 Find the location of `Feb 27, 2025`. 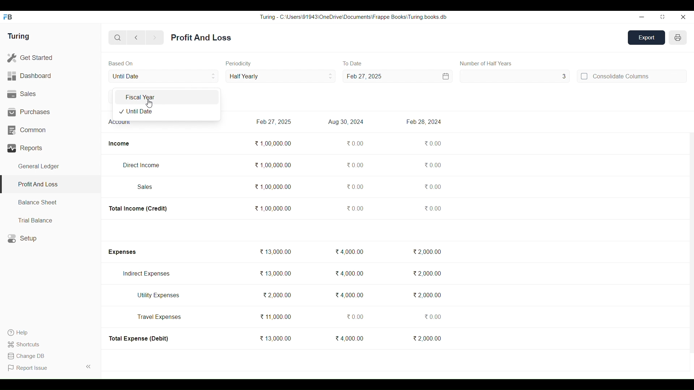

Feb 27, 2025 is located at coordinates (364, 76).